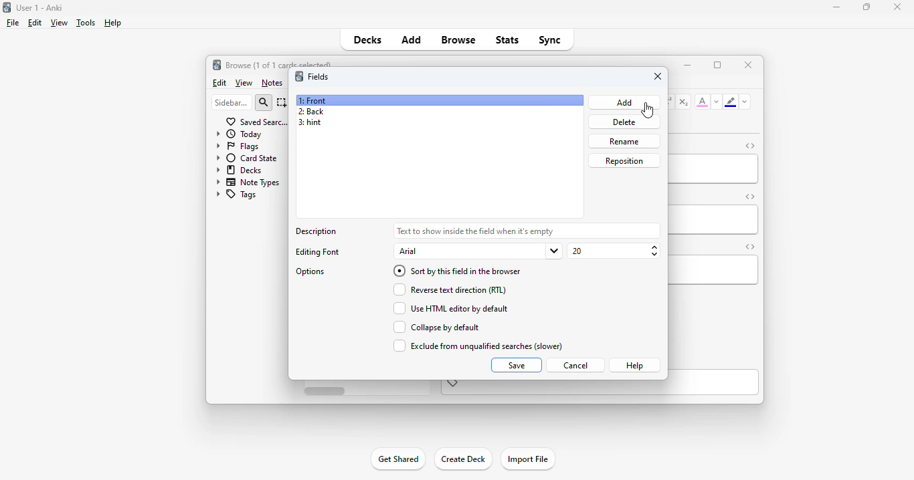 The height and width of the screenshot is (480, 914). I want to click on add, so click(412, 39).